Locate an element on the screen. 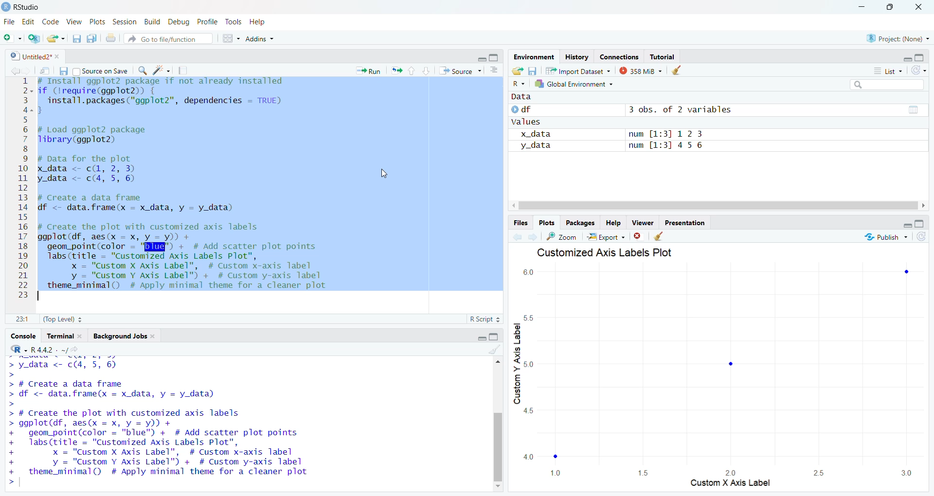 The height and width of the screenshot is (496, 934). © 363 MmiB + is located at coordinates (642, 71).